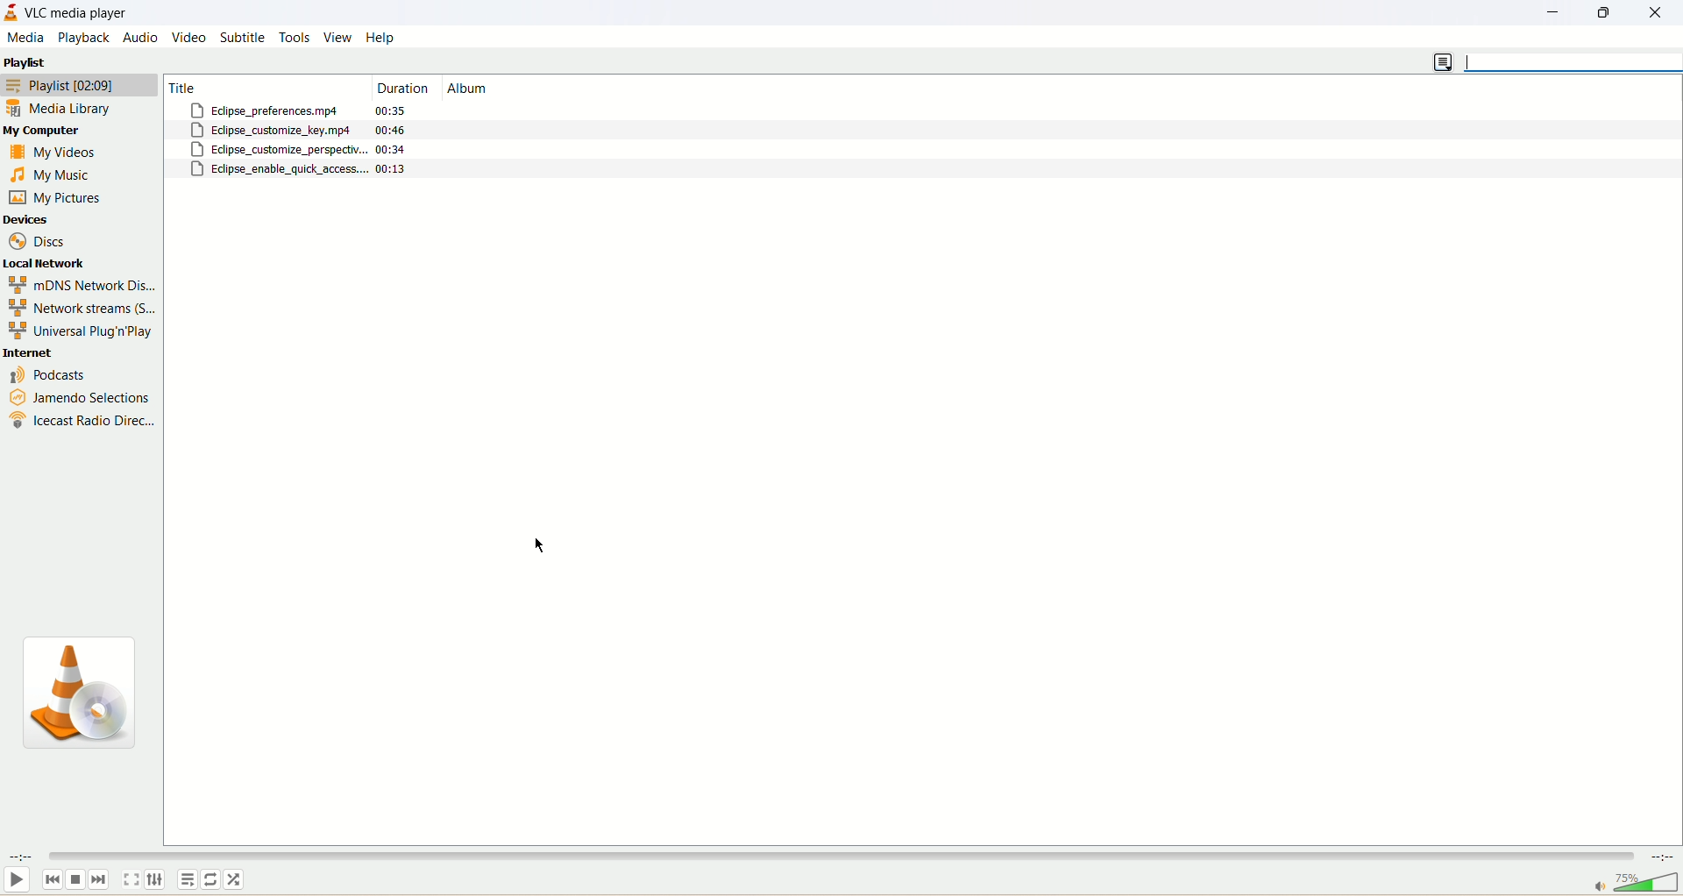 This screenshot has height=896, width=1683. What do you see at coordinates (402, 89) in the screenshot?
I see `duration` at bounding box center [402, 89].